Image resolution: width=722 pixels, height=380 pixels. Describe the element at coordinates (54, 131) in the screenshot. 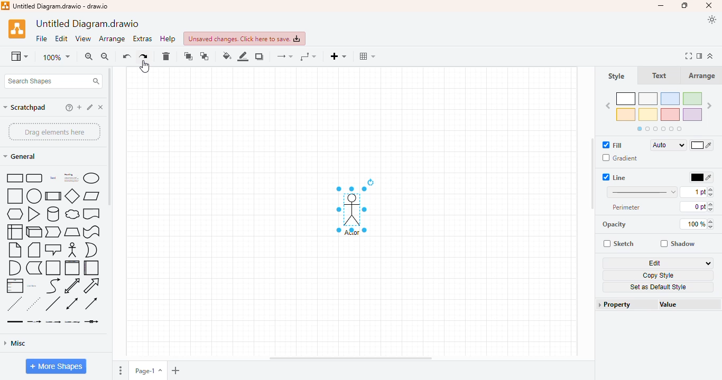

I see `drag elements here` at that location.